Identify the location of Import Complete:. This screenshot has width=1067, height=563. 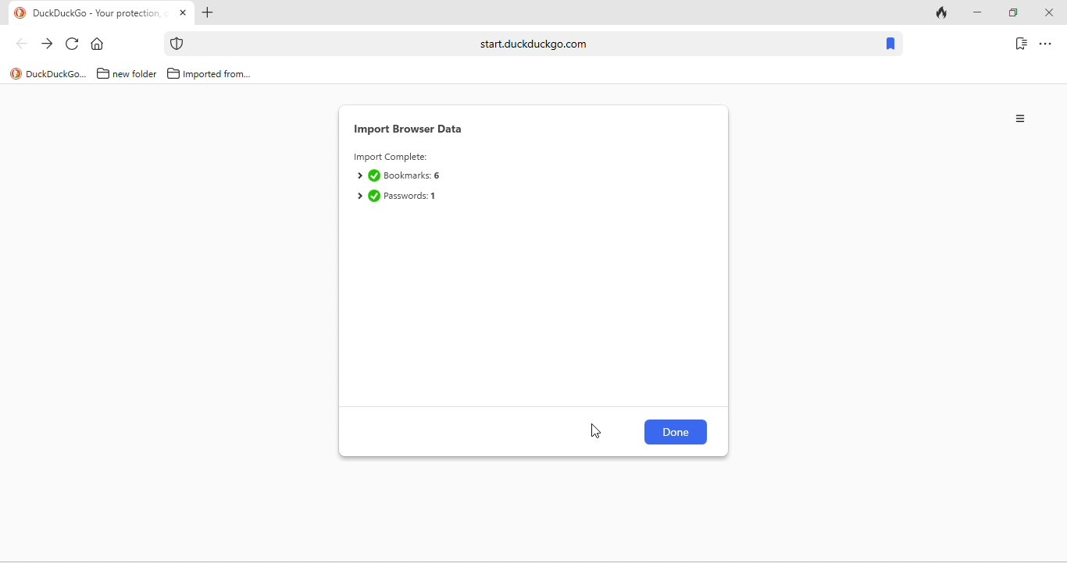
(391, 158).